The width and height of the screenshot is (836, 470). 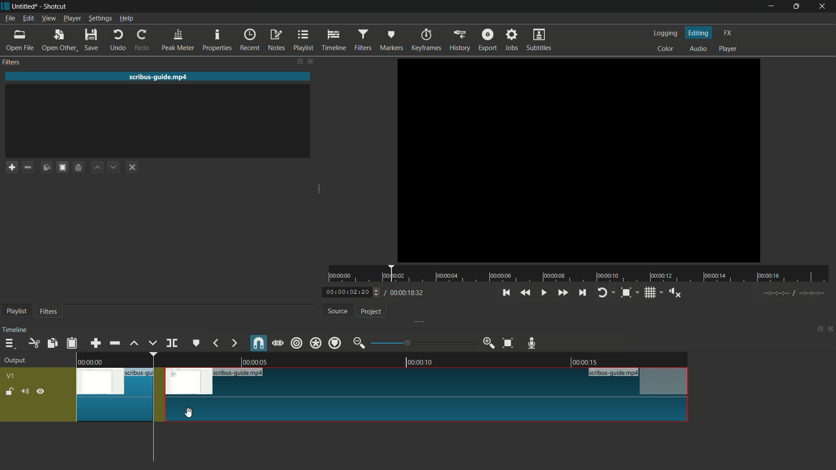 I want to click on video in timeline, so click(x=378, y=396).